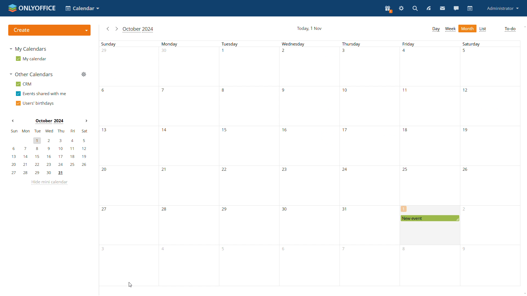 The width and height of the screenshot is (527, 296). Describe the element at coordinates (139, 30) in the screenshot. I see `month in view` at that location.